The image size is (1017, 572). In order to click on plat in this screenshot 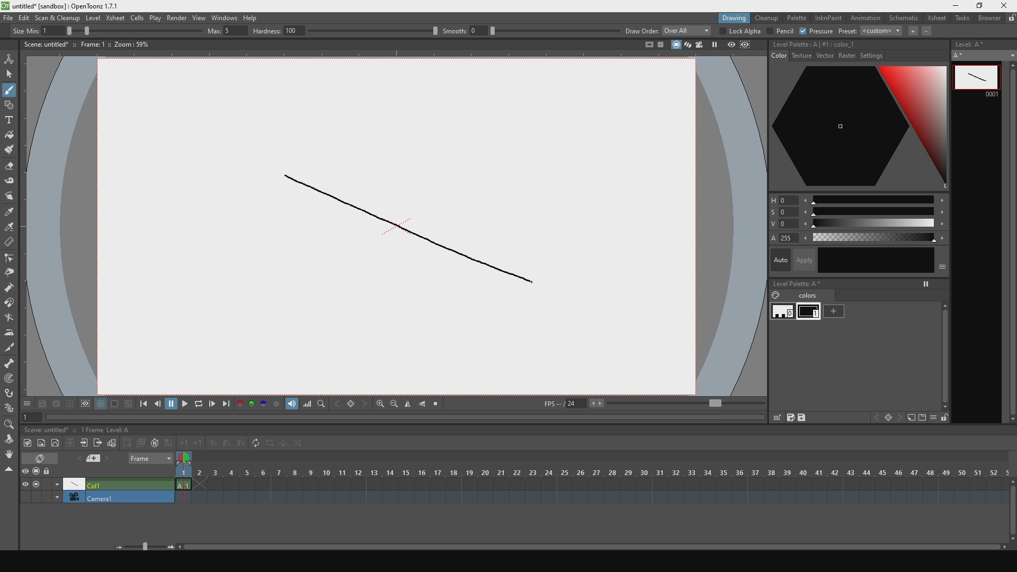, I will do `click(155, 17)`.